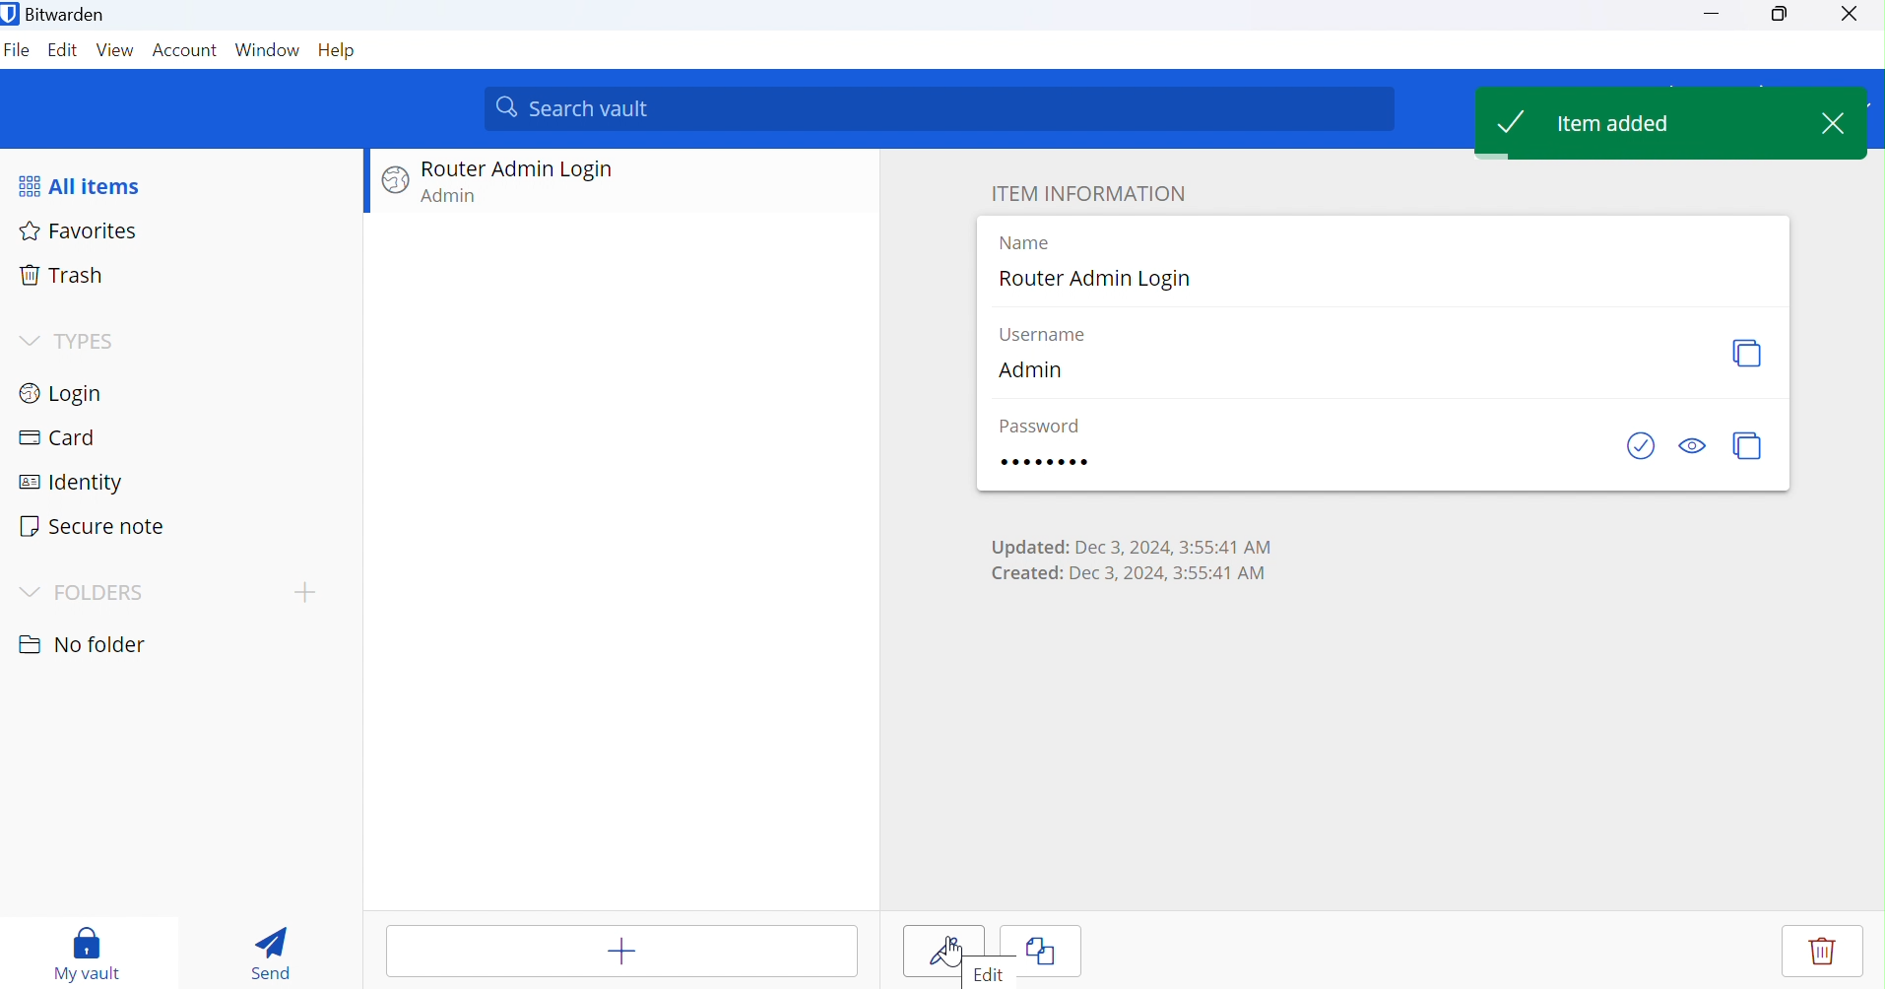 This screenshot has height=989, width=1885. What do you see at coordinates (93, 183) in the screenshot?
I see `All items` at bounding box center [93, 183].